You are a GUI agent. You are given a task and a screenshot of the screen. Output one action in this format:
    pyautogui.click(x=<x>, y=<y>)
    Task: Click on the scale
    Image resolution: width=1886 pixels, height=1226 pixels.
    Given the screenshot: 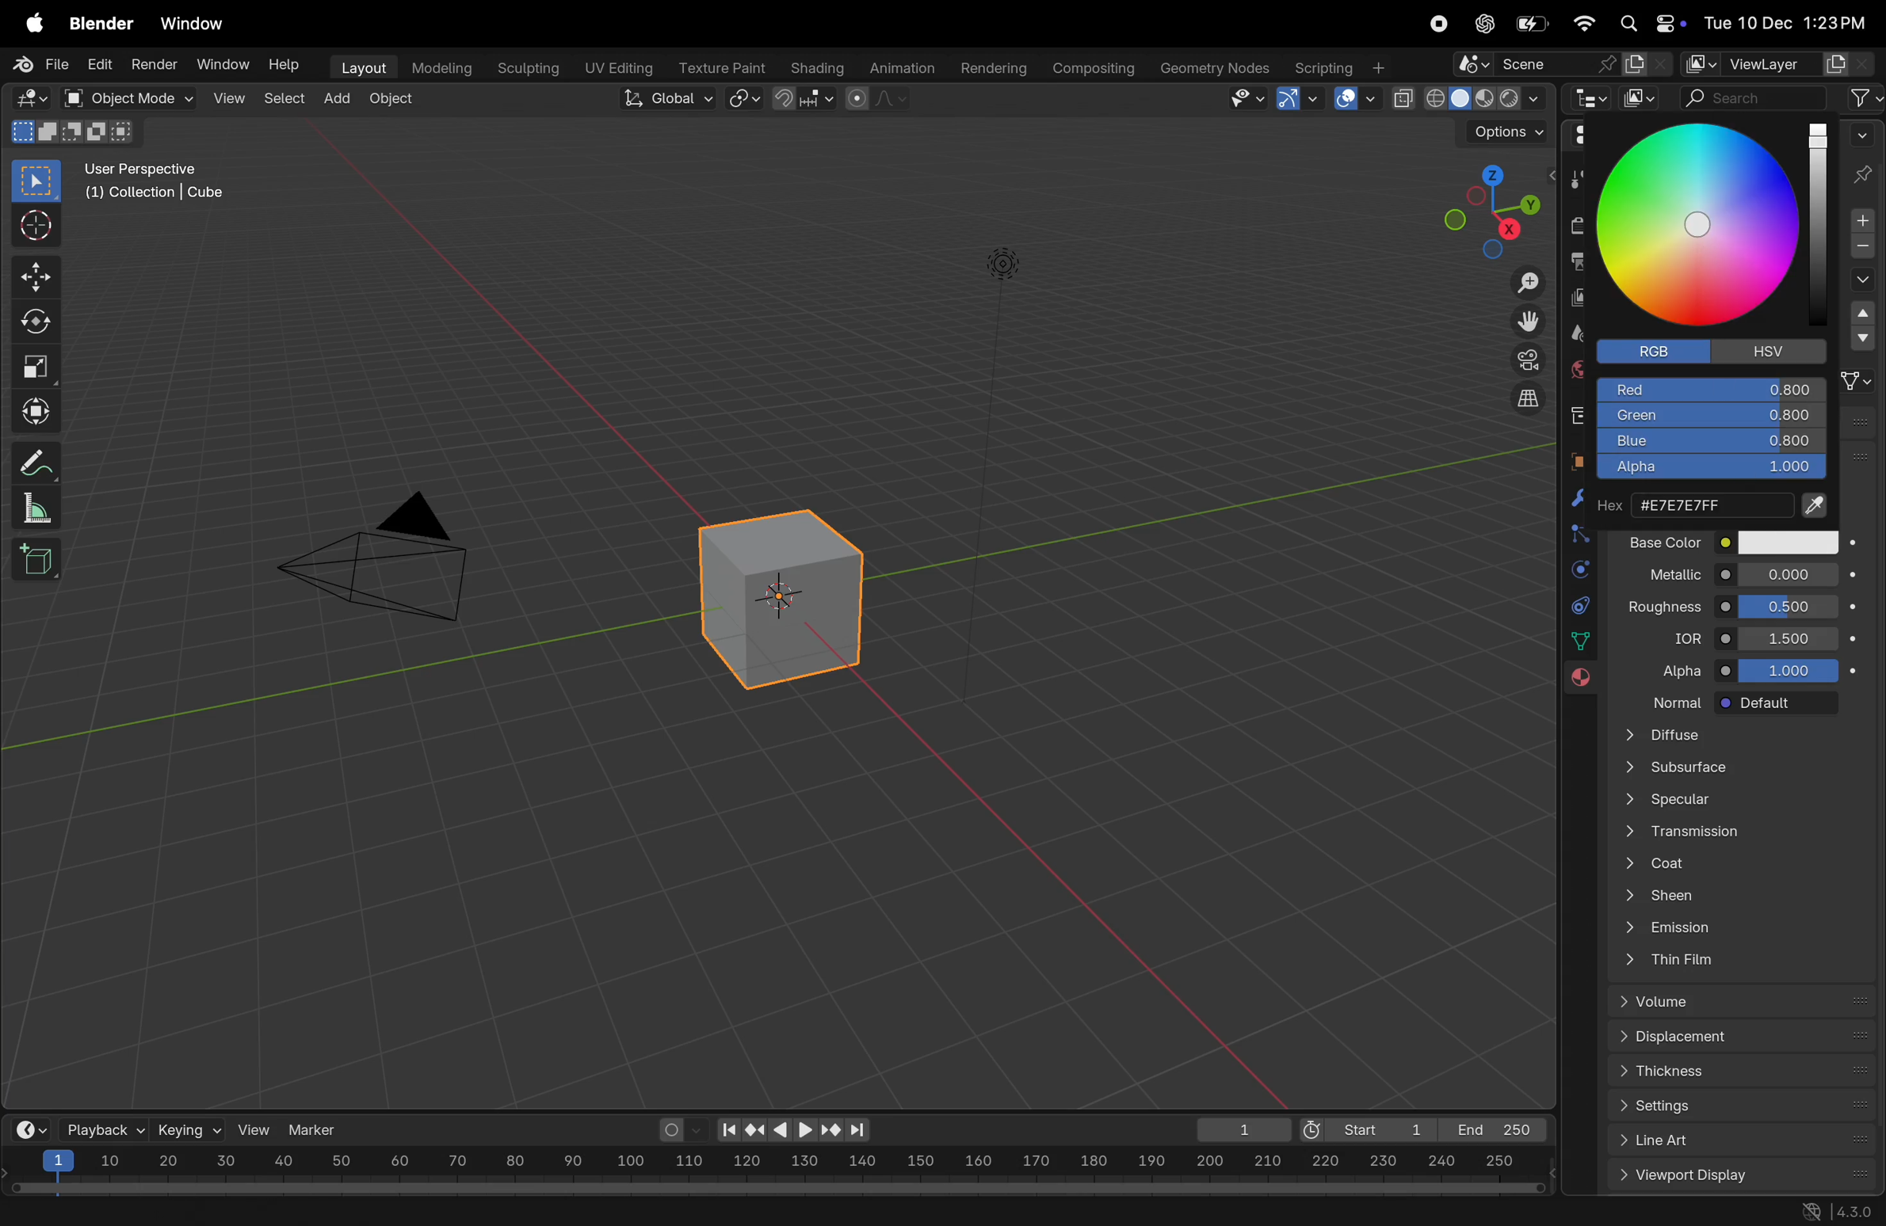 What is the action you would take?
    pyautogui.click(x=776, y=1163)
    